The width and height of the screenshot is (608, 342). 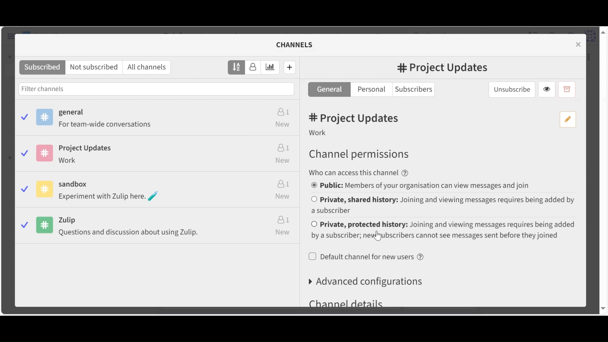 I want to click on zulip, so click(x=162, y=226).